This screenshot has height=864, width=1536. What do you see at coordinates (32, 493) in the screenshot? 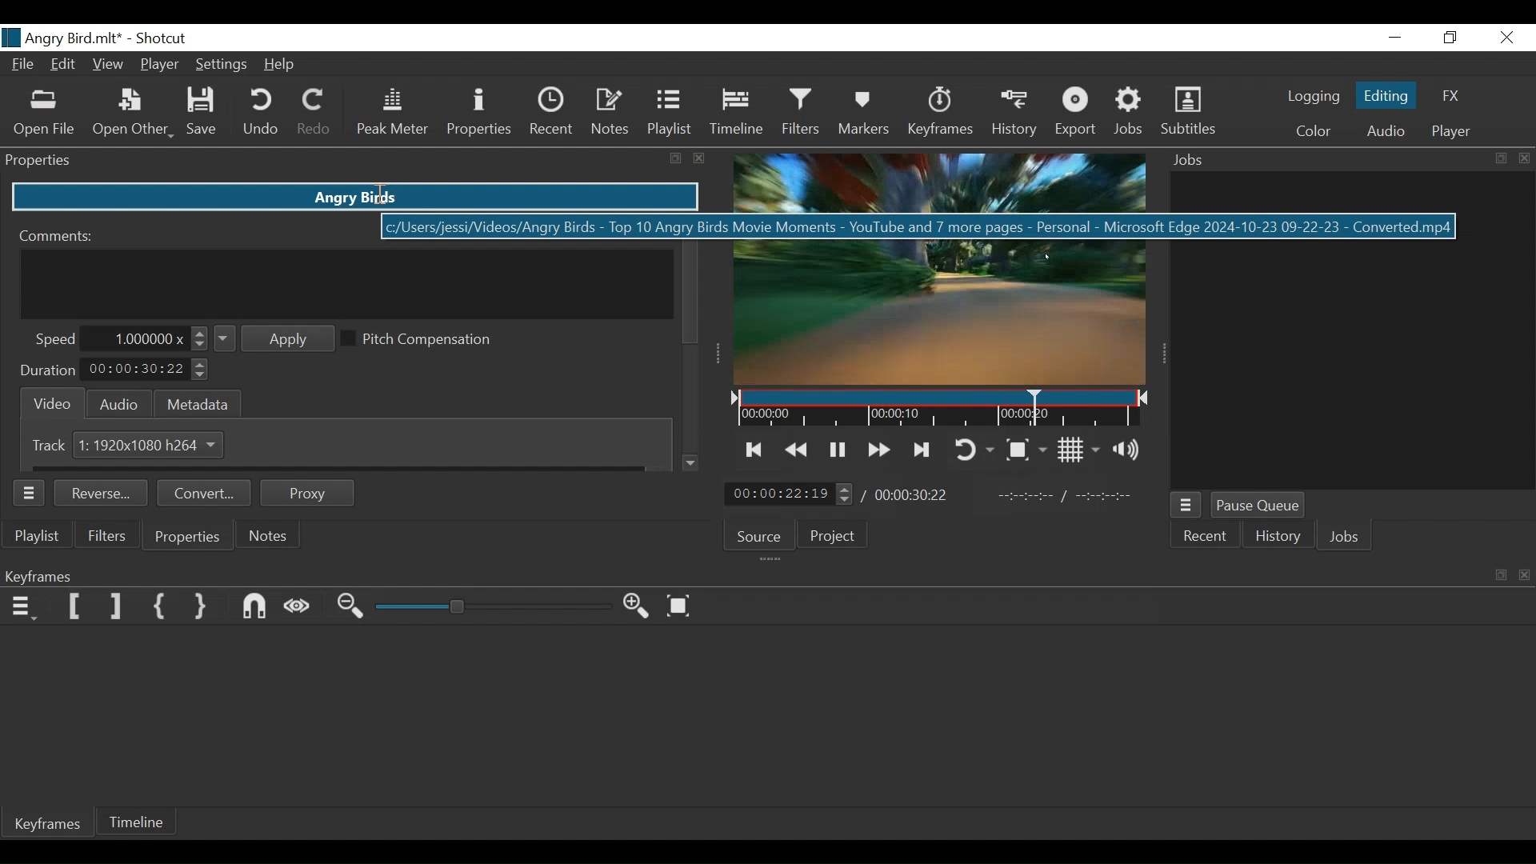
I see `Properties menu` at bounding box center [32, 493].